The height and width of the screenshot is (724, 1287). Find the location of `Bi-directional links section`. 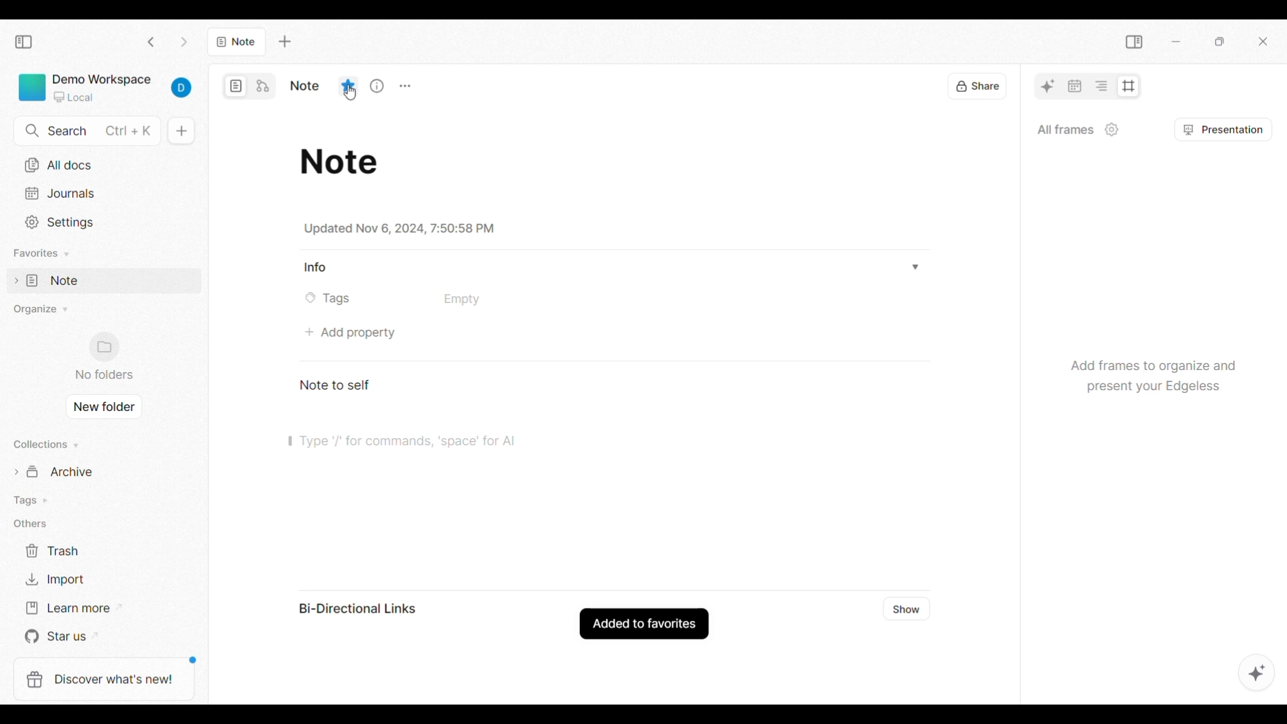

Bi-directional links section is located at coordinates (370, 609).